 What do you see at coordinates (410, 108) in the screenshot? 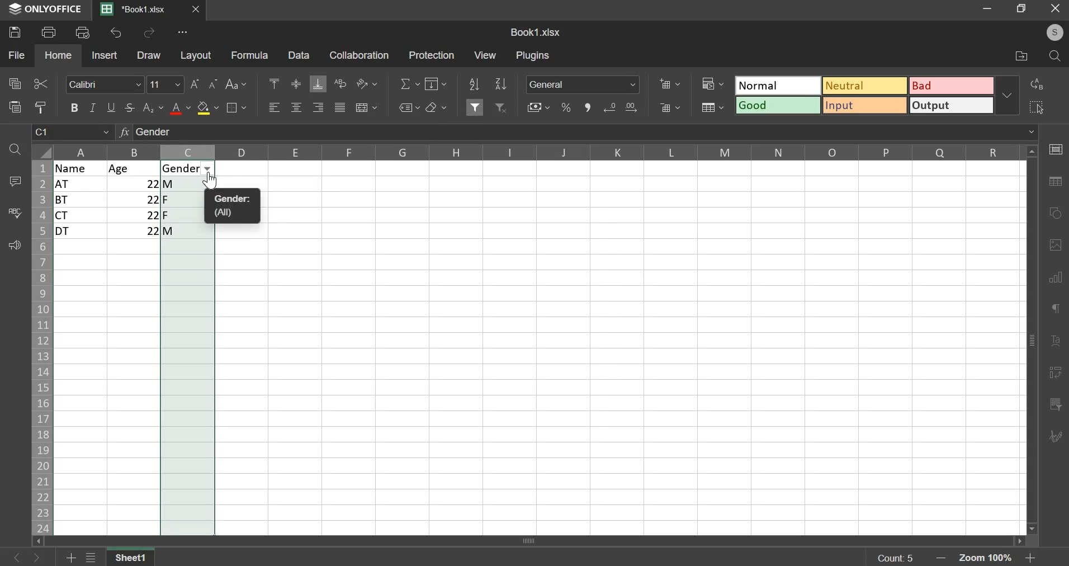
I see `named range` at bounding box center [410, 108].